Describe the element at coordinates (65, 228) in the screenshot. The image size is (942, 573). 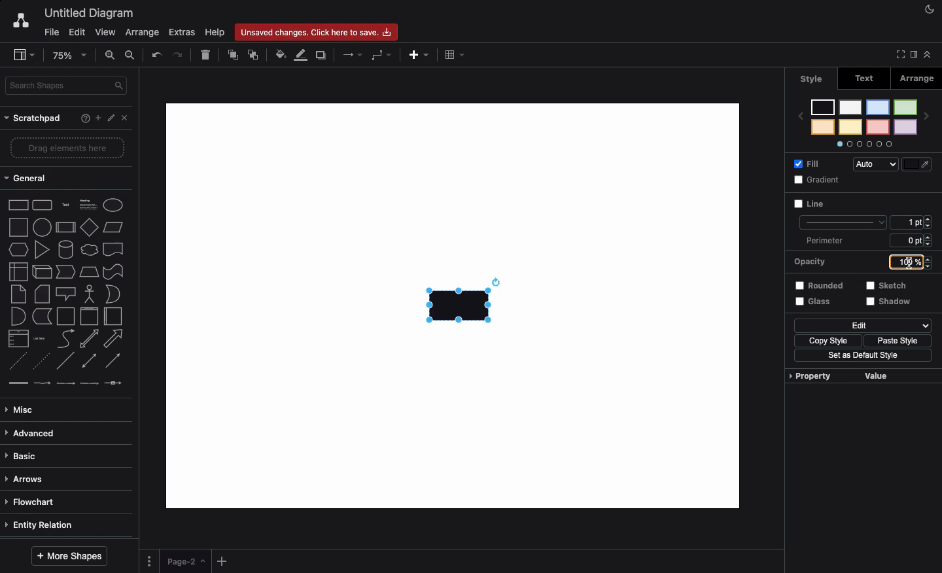
I see `process` at that location.